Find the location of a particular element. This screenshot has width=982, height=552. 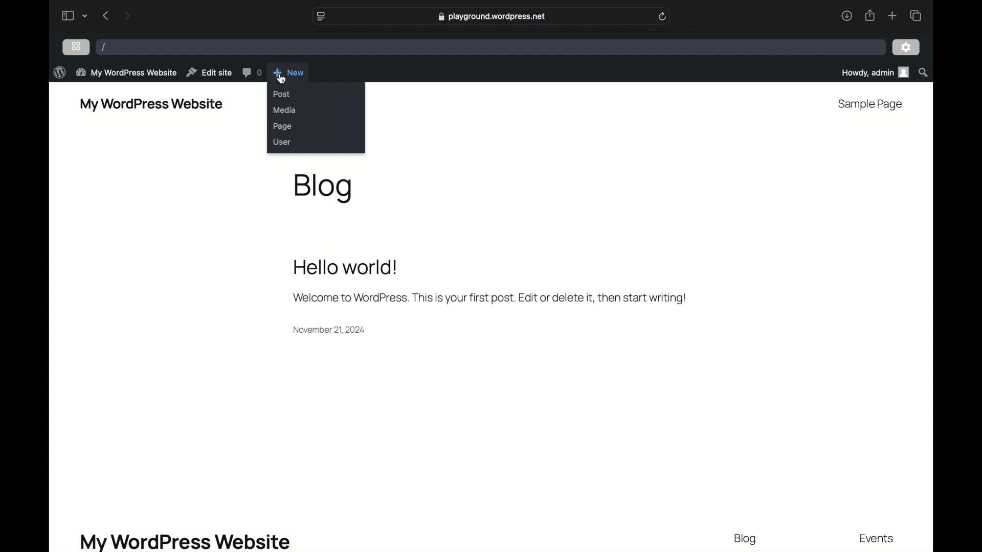

web address is located at coordinates (493, 16).